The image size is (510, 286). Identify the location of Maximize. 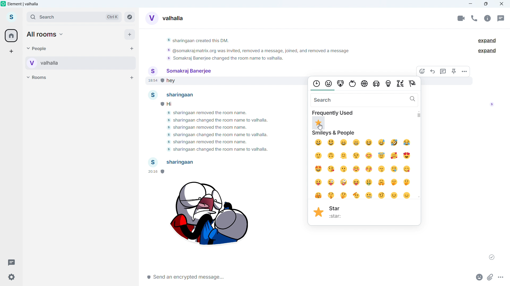
(486, 4).